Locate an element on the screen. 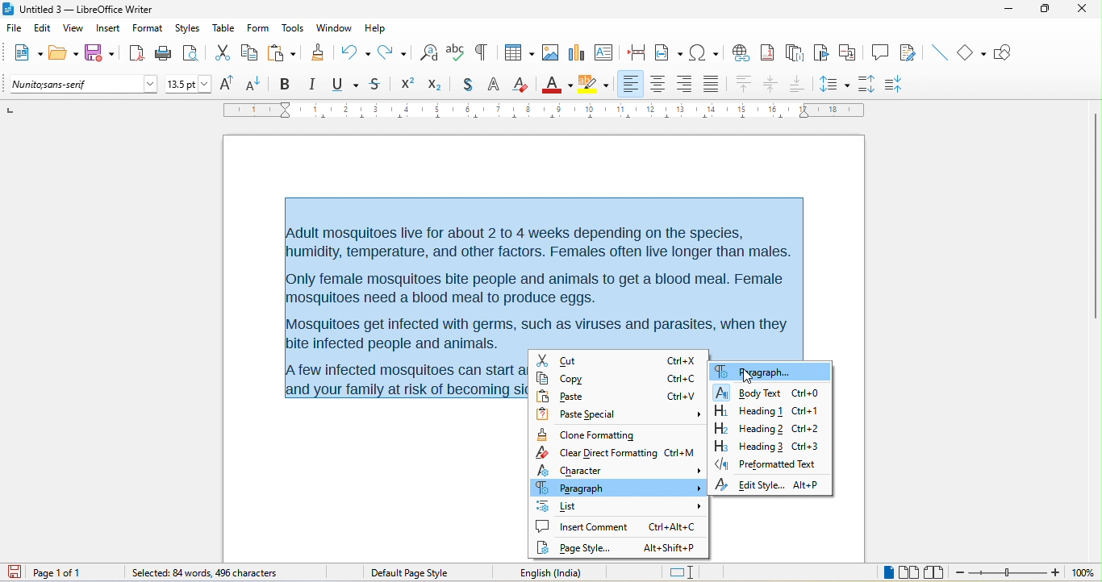  preformatted text is located at coordinates (766, 464).